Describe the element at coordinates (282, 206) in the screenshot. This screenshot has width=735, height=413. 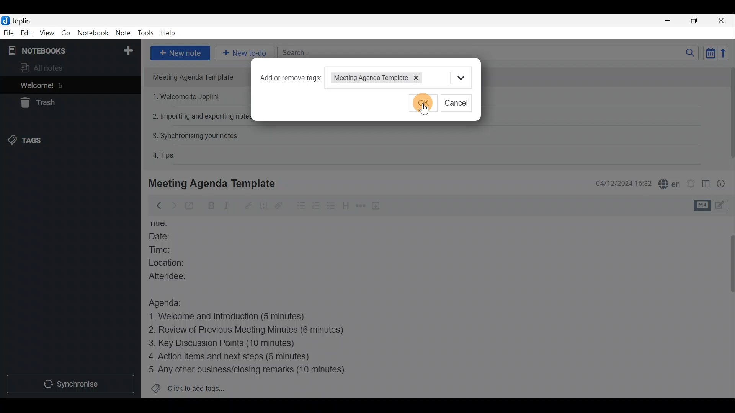
I see `Attach file` at that location.